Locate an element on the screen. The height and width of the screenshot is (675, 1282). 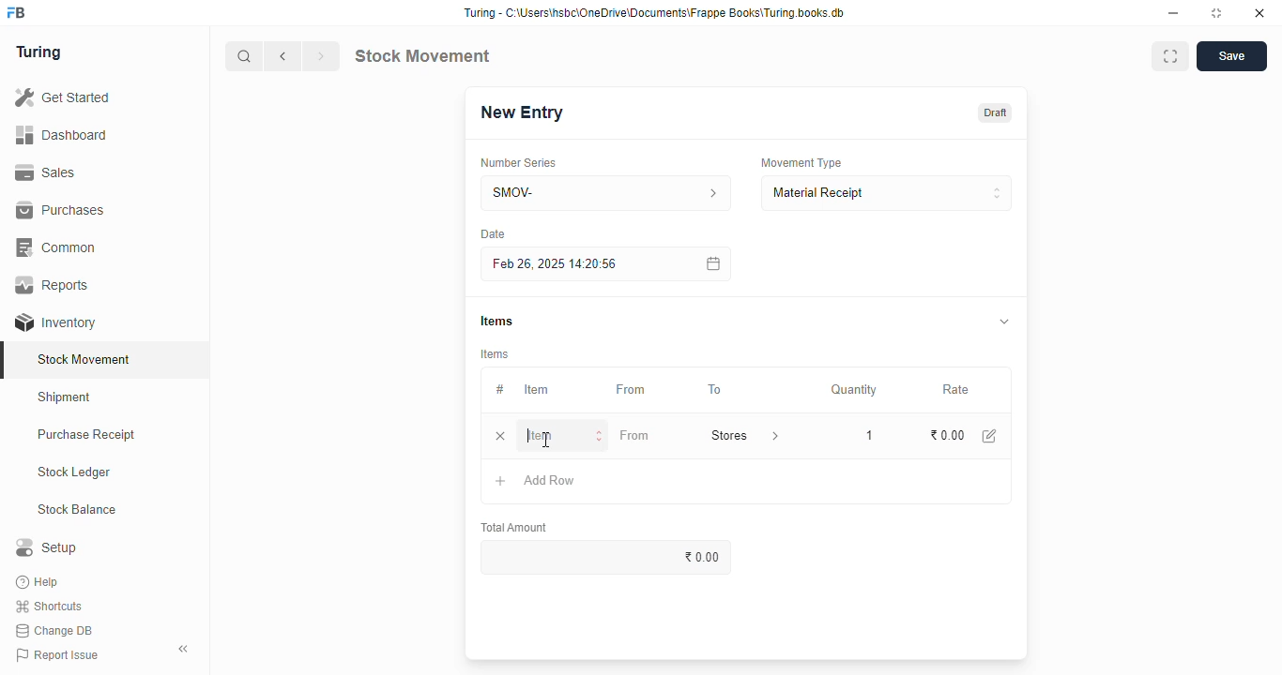
shipment is located at coordinates (65, 397).